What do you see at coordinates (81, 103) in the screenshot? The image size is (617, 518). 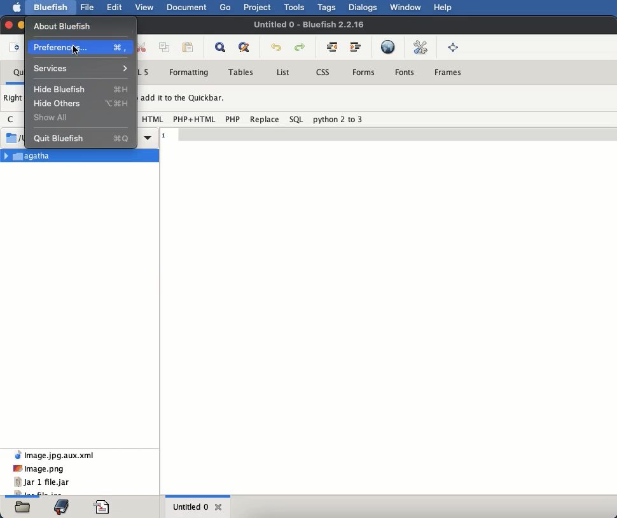 I see `hide others` at bounding box center [81, 103].